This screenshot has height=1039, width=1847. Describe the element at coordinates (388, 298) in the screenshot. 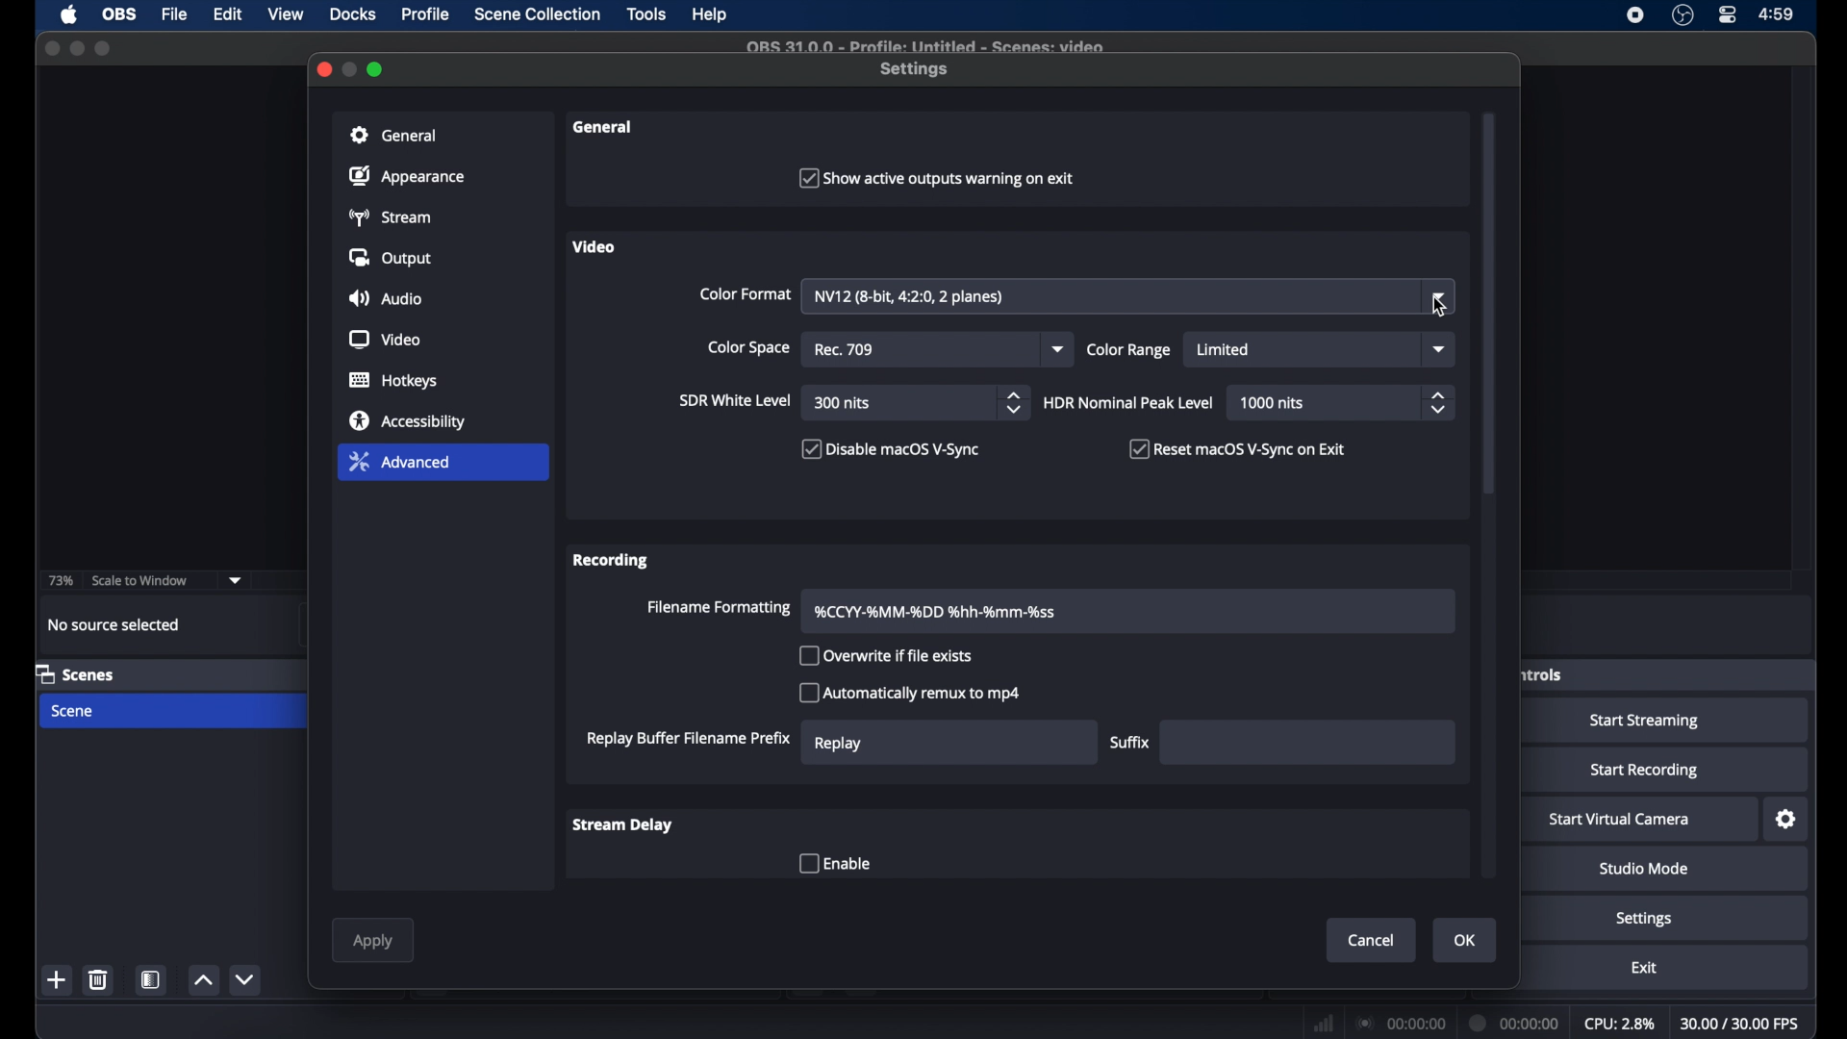

I see `audio` at that location.